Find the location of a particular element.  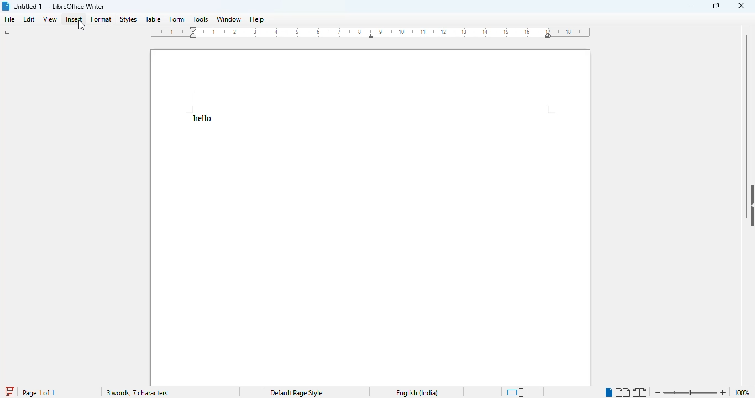

text language is located at coordinates (417, 393).